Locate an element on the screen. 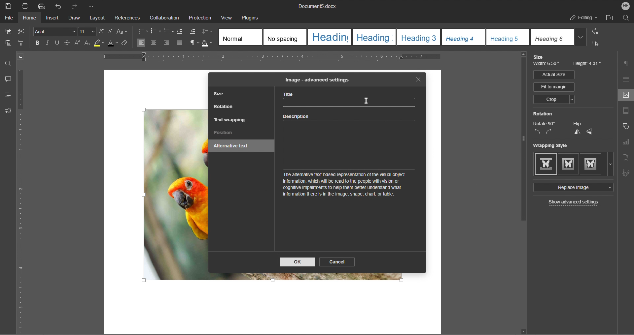 The width and height of the screenshot is (634, 335). Table Settings is located at coordinates (626, 79).